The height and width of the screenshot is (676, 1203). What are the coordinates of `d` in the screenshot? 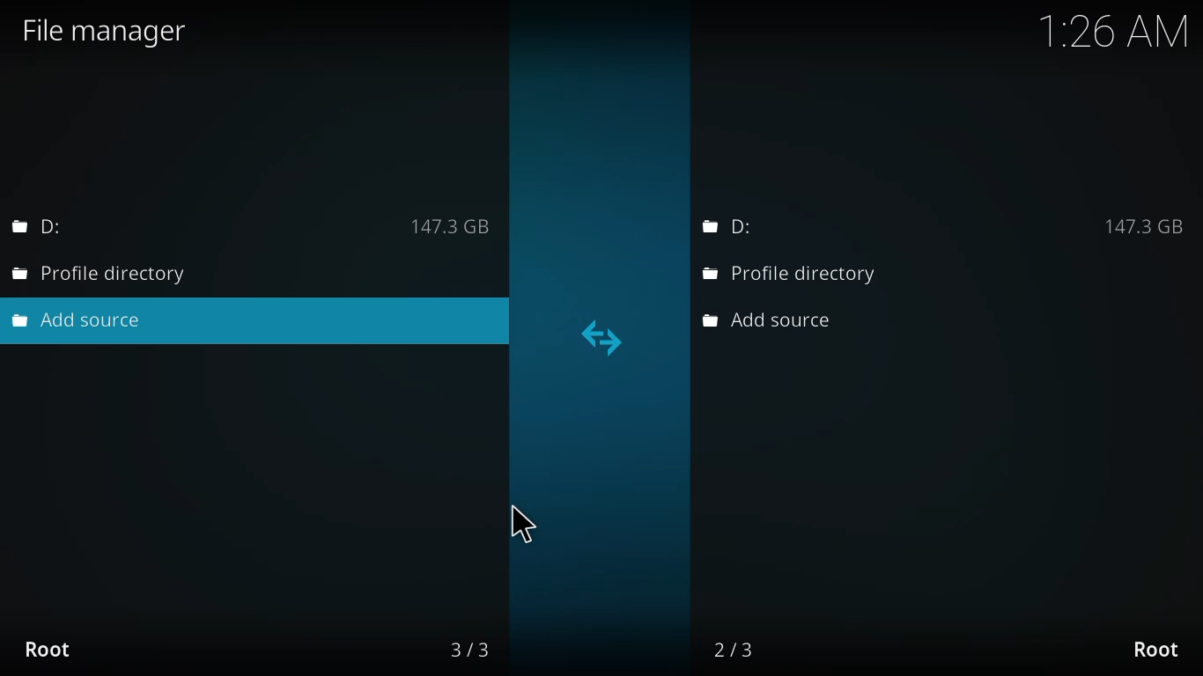 It's located at (730, 224).